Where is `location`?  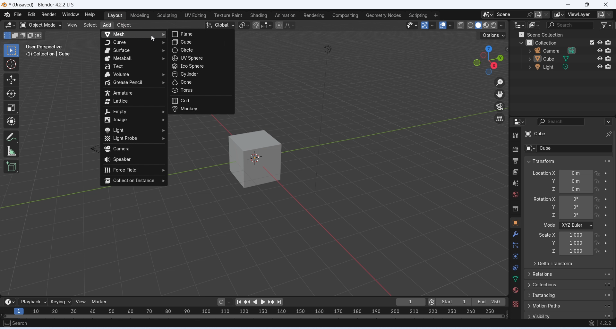 location is located at coordinates (577, 173).